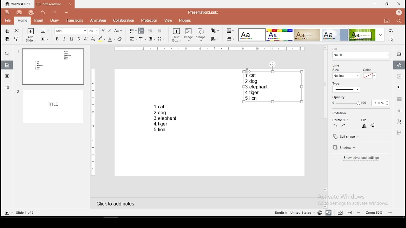  What do you see at coordinates (150, 20) in the screenshot?
I see `protection` at bounding box center [150, 20].